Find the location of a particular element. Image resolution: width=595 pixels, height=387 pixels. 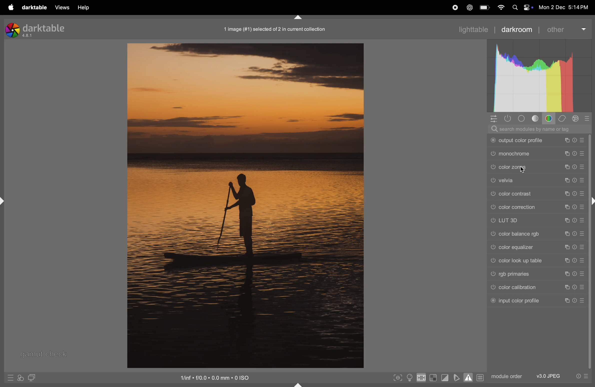

5:14PM is located at coordinates (578, 7).